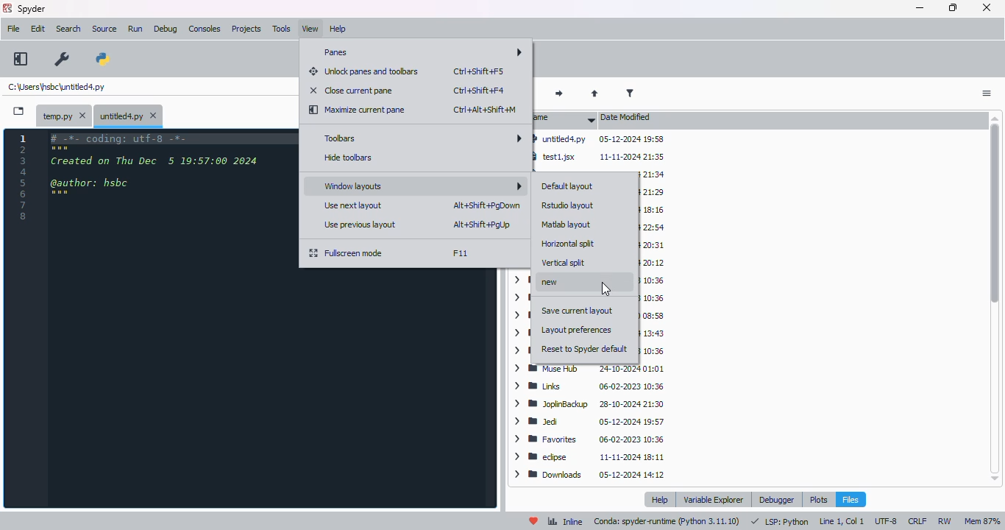  What do you see at coordinates (21, 59) in the screenshot?
I see `maximize current pane` at bounding box center [21, 59].